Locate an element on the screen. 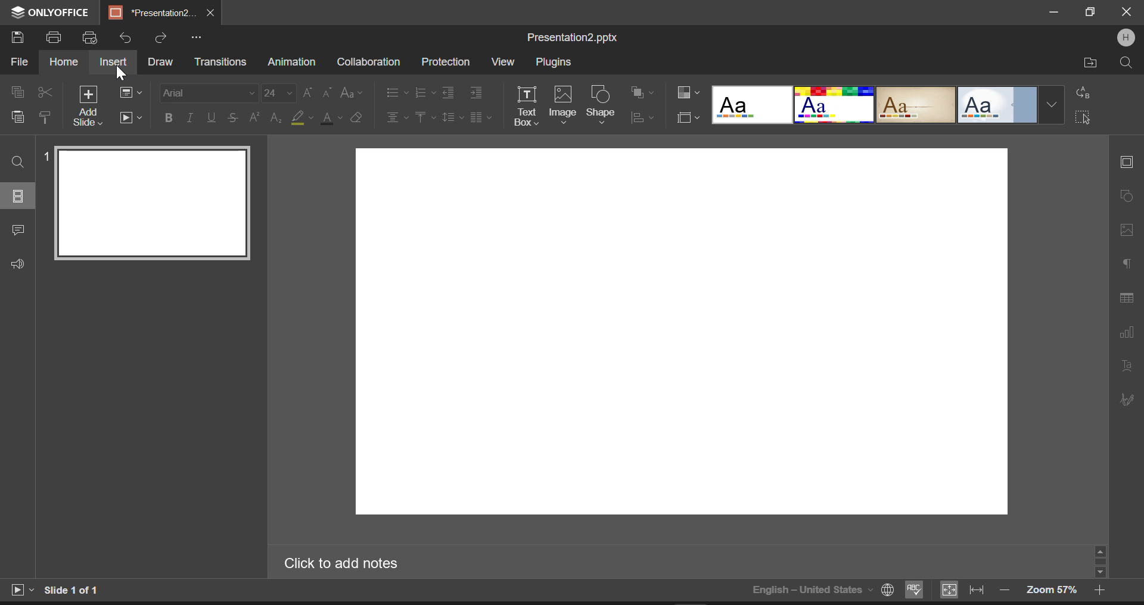 The image size is (1144, 605). Slide Settings is located at coordinates (1125, 161).